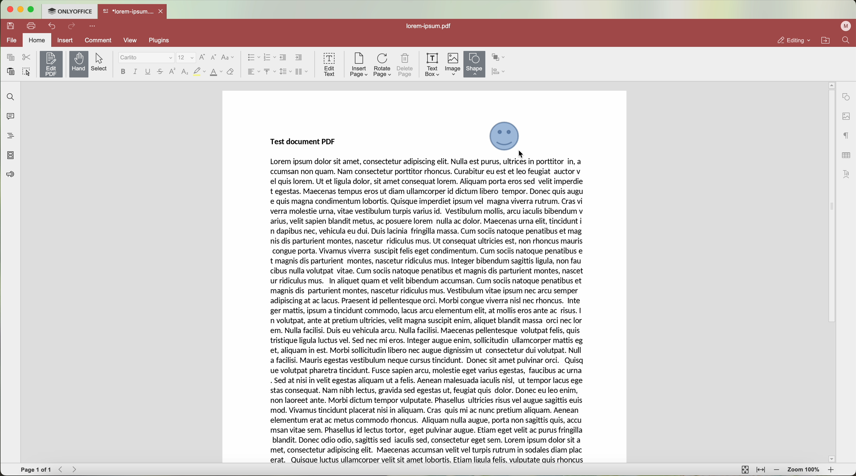 This screenshot has width=856, height=476. What do you see at coordinates (172, 72) in the screenshot?
I see `superscript` at bounding box center [172, 72].